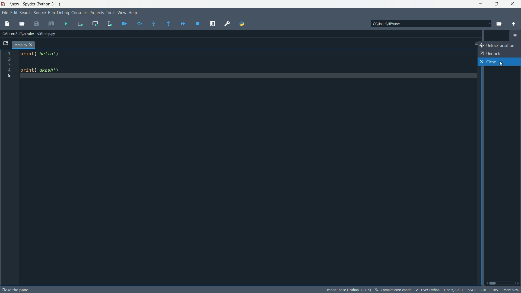 The height and width of the screenshot is (293, 521). What do you see at coordinates (474, 43) in the screenshot?
I see `options` at bounding box center [474, 43].